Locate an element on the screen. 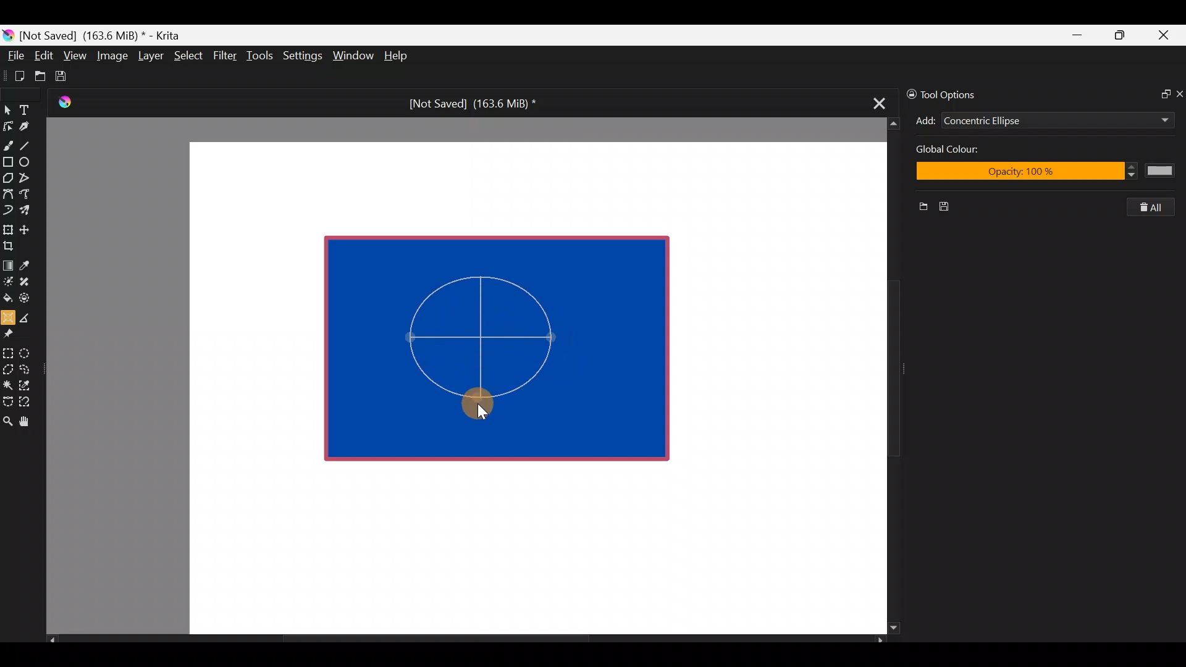 Image resolution: width=1186 pixels, height=667 pixels. Polyline tool is located at coordinates (30, 178).